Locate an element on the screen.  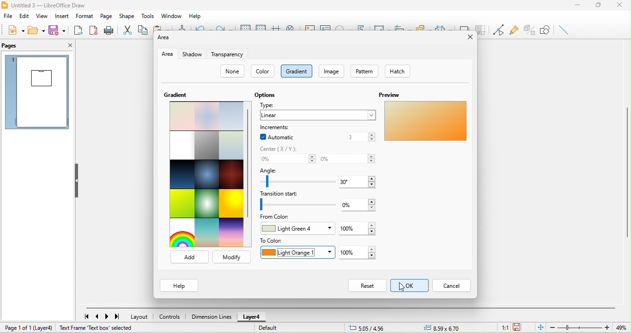
last page is located at coordinates (120, 318).